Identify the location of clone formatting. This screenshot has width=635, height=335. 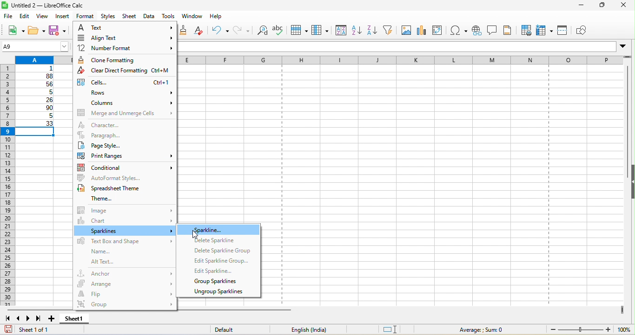
(124, 60).